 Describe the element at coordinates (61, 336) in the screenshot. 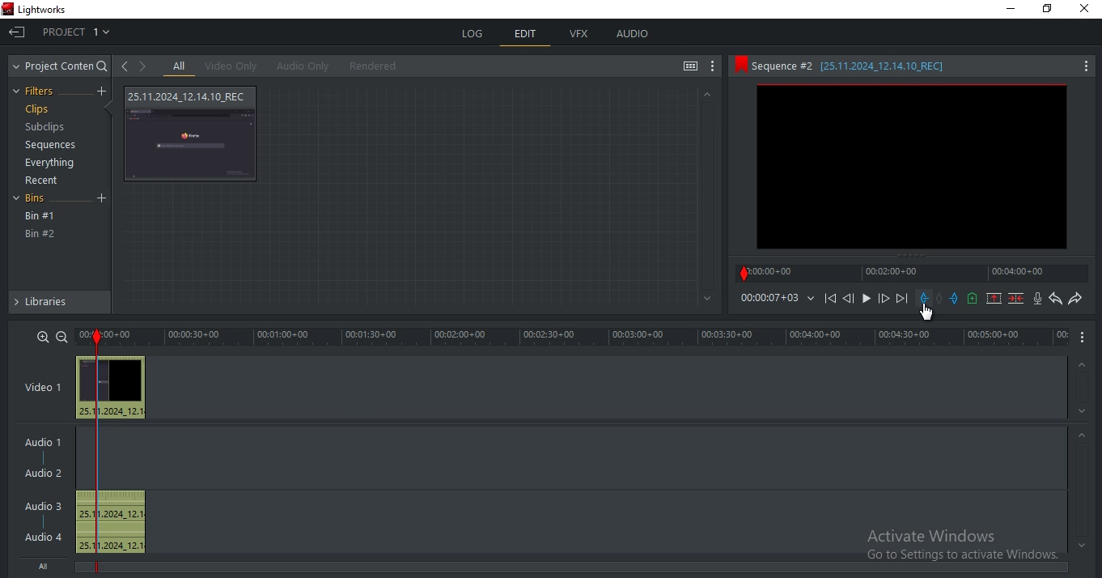

I see `zoom out` at that location.